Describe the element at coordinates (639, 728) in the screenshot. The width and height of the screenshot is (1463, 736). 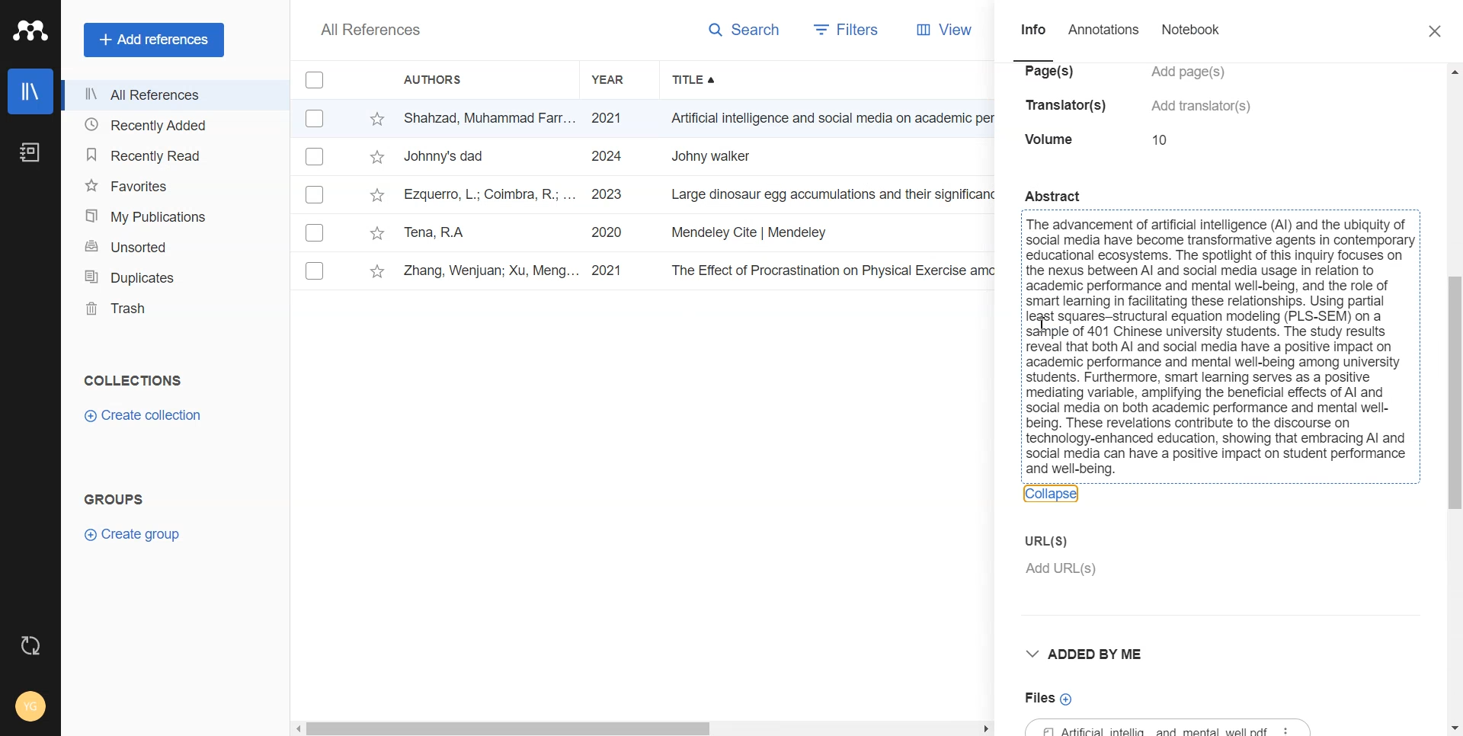
I see `Horizontal Scroll bar` at that location.